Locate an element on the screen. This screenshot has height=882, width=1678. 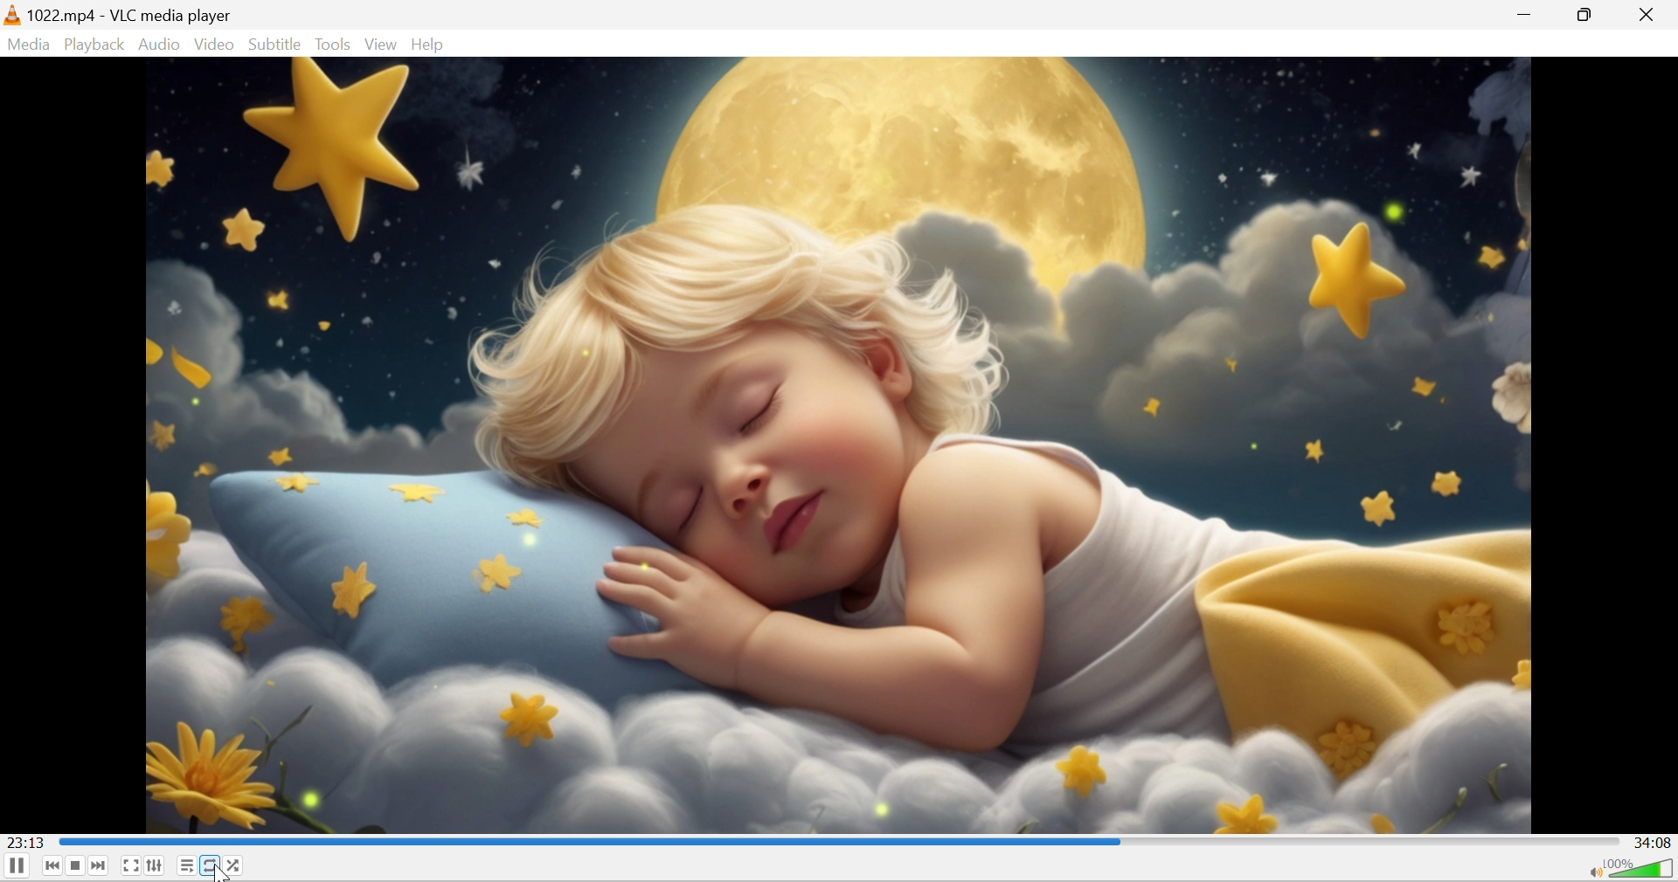
Playback is located at coordinates (94, 44).